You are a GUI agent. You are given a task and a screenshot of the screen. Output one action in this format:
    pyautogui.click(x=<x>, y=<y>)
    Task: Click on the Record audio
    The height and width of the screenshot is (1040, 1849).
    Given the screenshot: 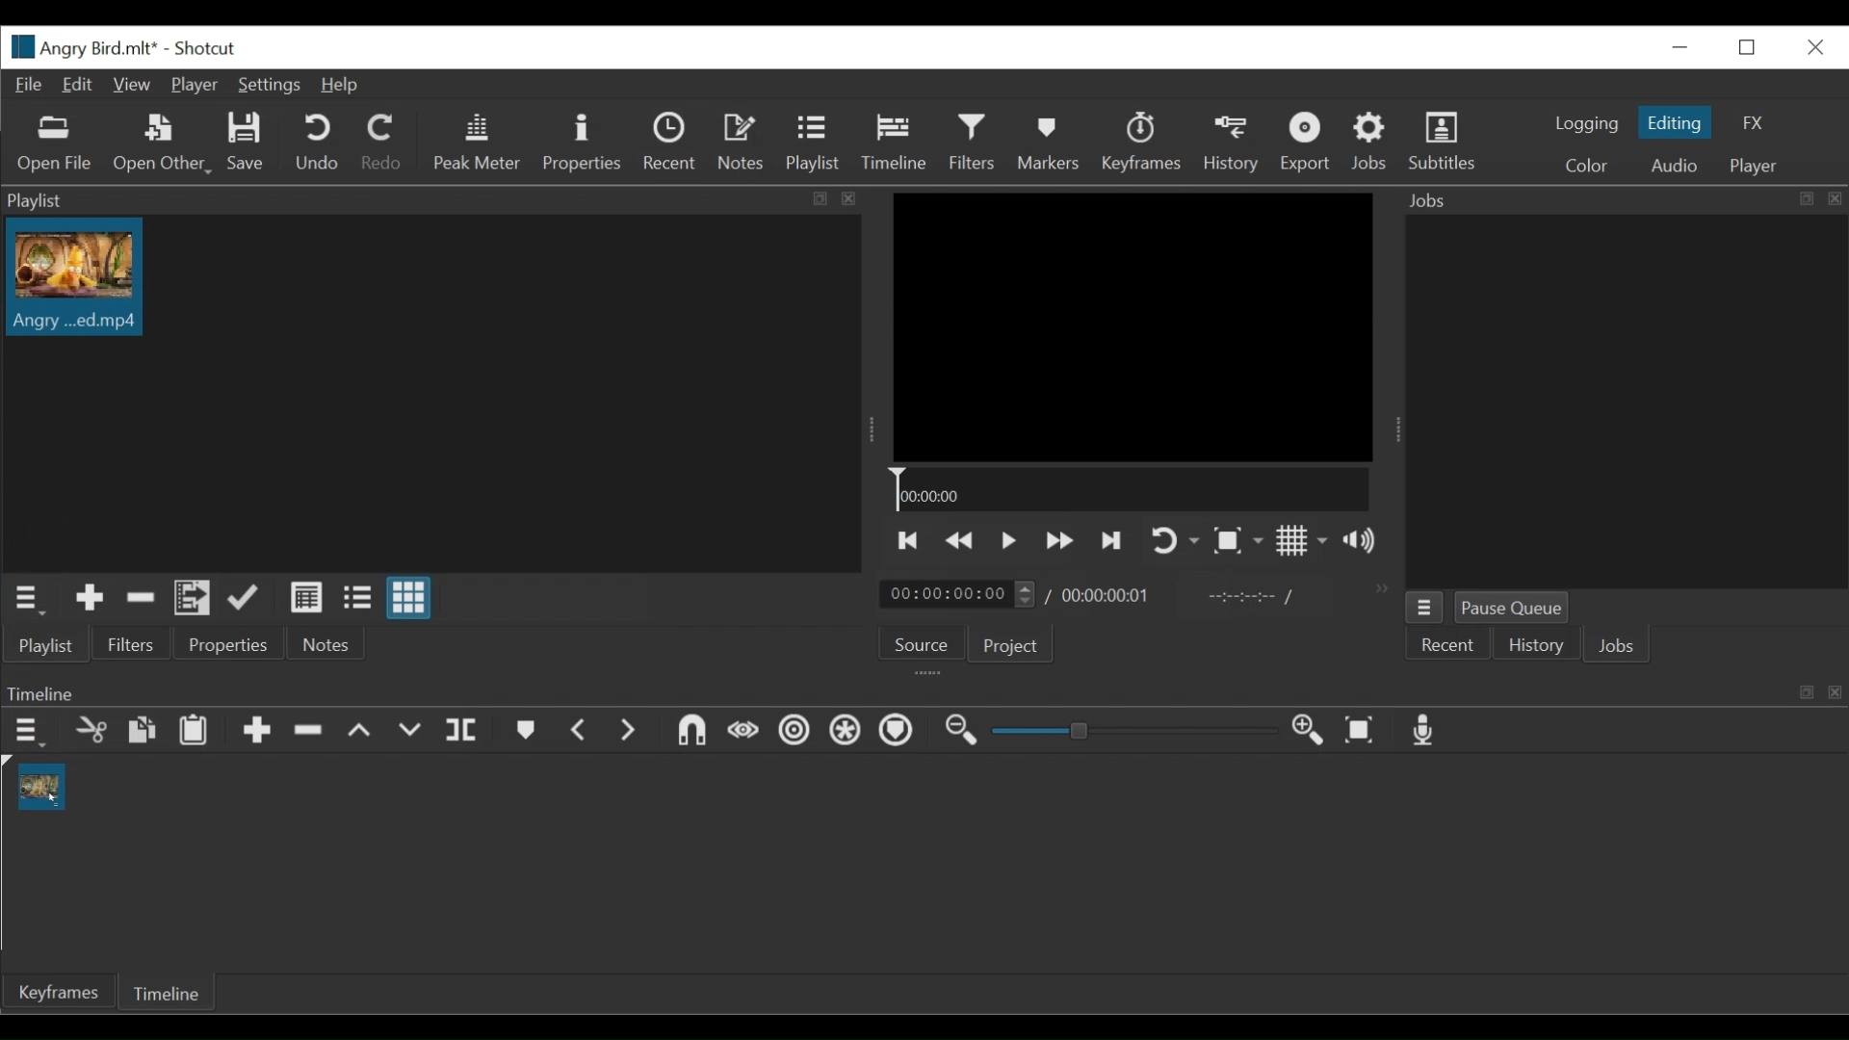 What is the action you would take?
    pyautogui.click(x=1431, y=732)
    